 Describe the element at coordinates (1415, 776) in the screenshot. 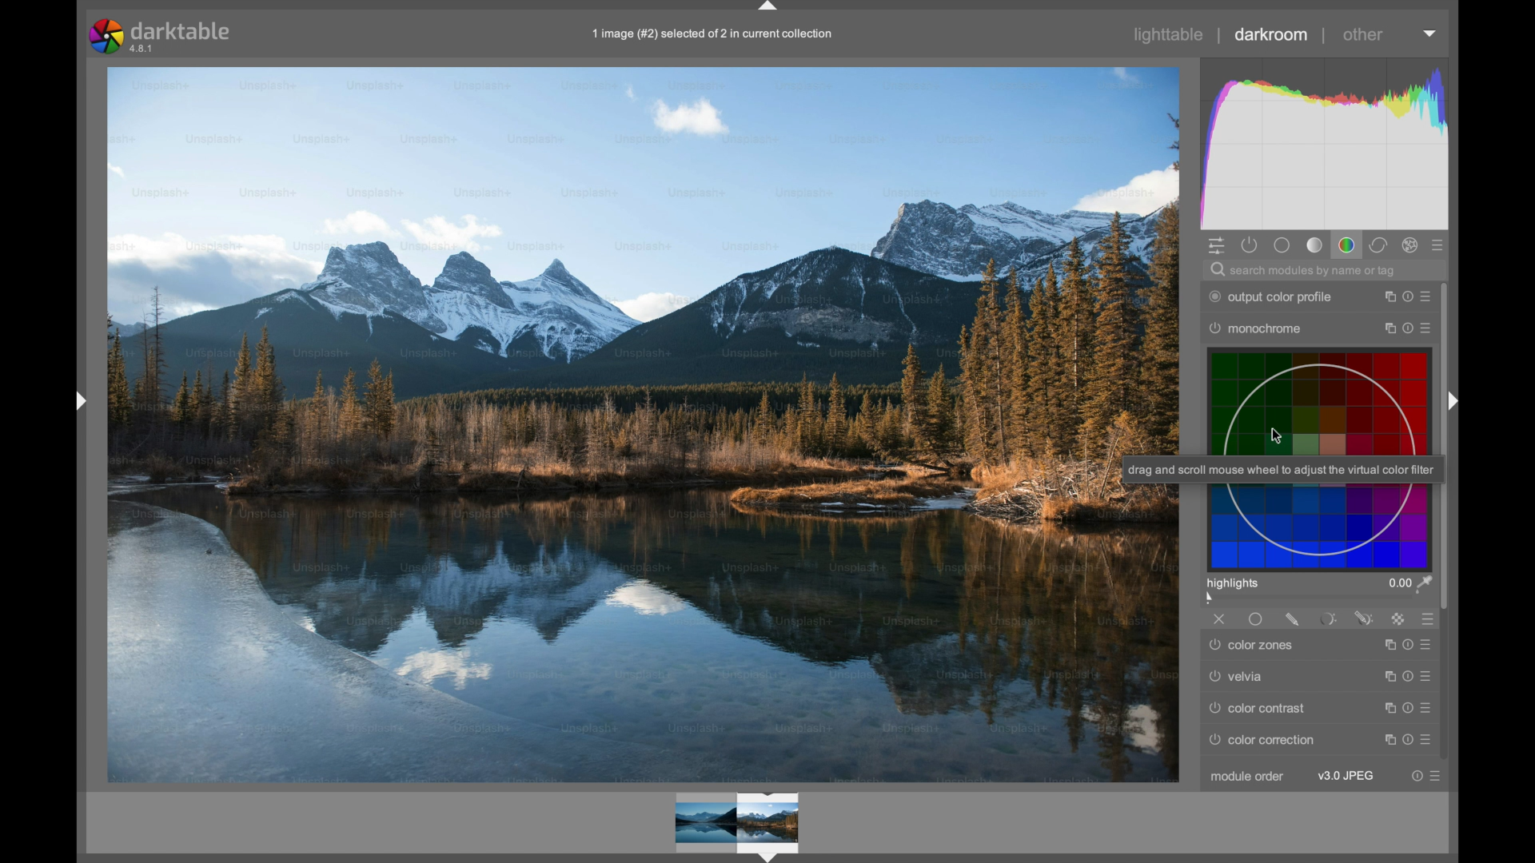

I see `reset` at that location.